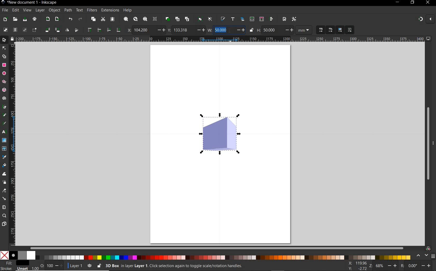 Image resolution: width=436 pixels, height=271 pixels. What do you see at coordinates (79, 10) in the screenshot?
I see `text` at bounding box center [79, 10].